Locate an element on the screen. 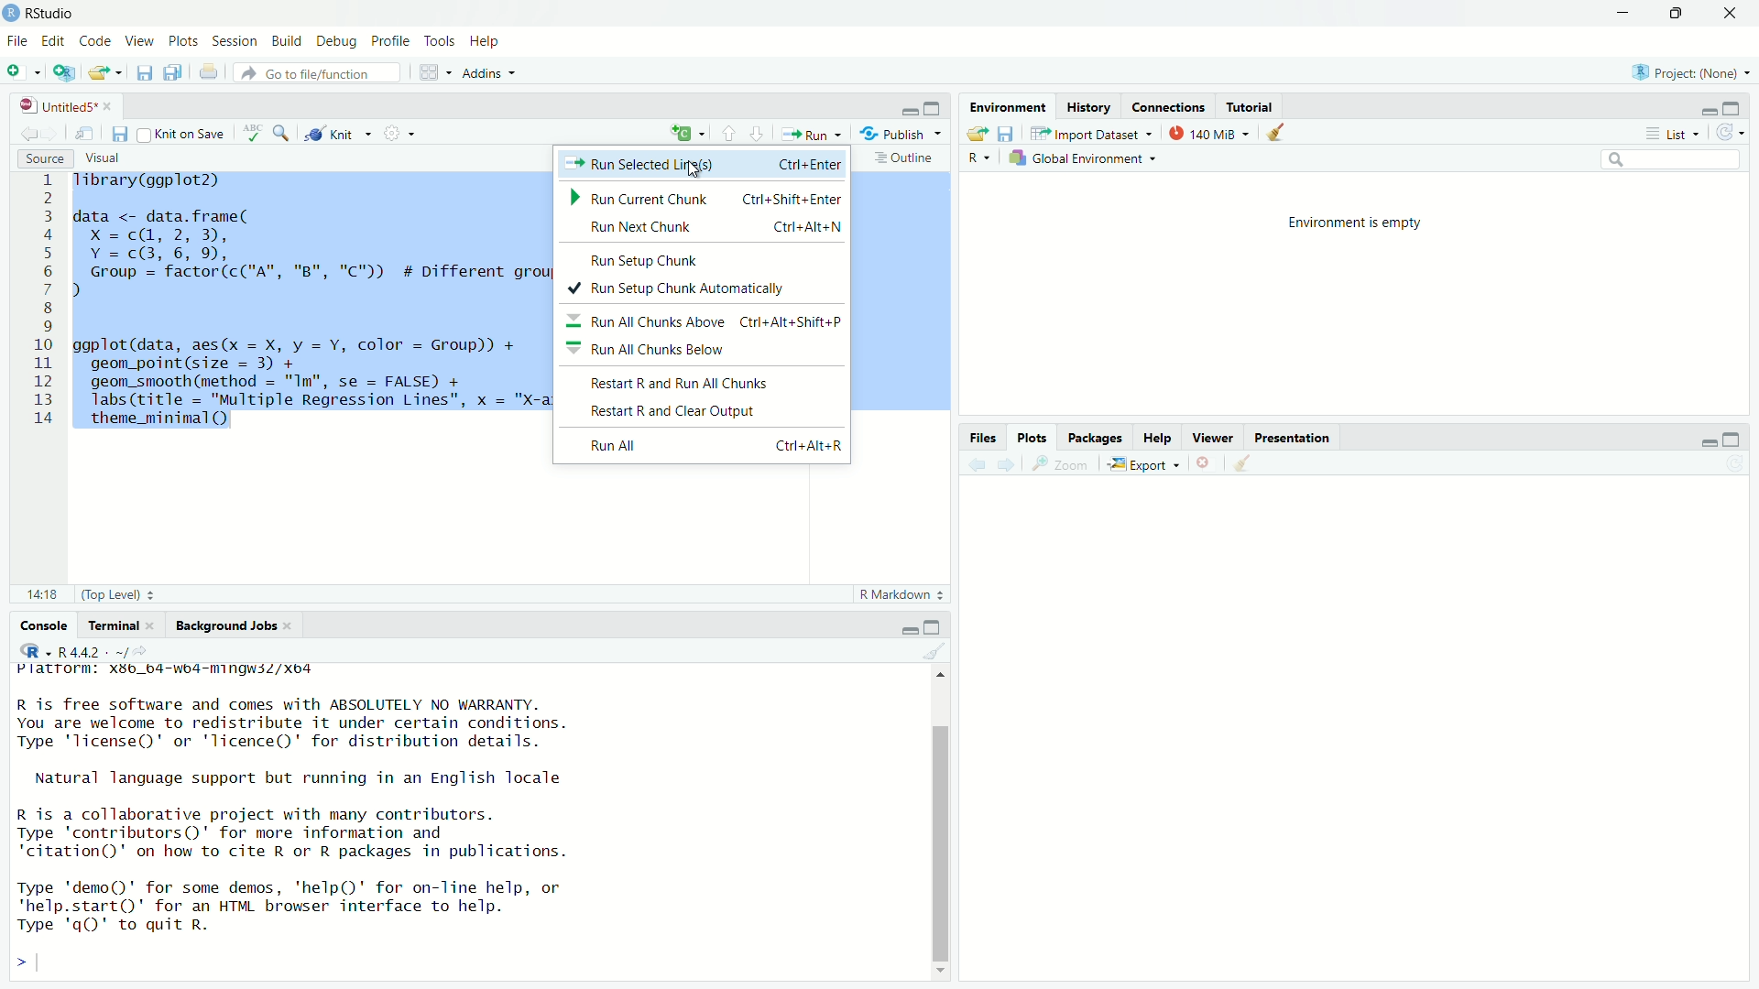 Image resolution: width=1759 pixels, height=989 pixels. Connections is located at coordinates (1170, 109).